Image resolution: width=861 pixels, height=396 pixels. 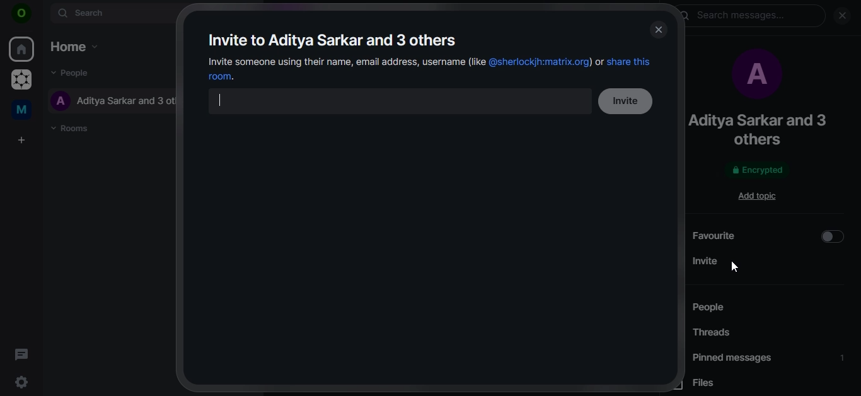 What do you see at coordinates (334, 40) in the screenshot?
I see `invite to aditya sarkar and 3 others` at bounding box center [334, 40].